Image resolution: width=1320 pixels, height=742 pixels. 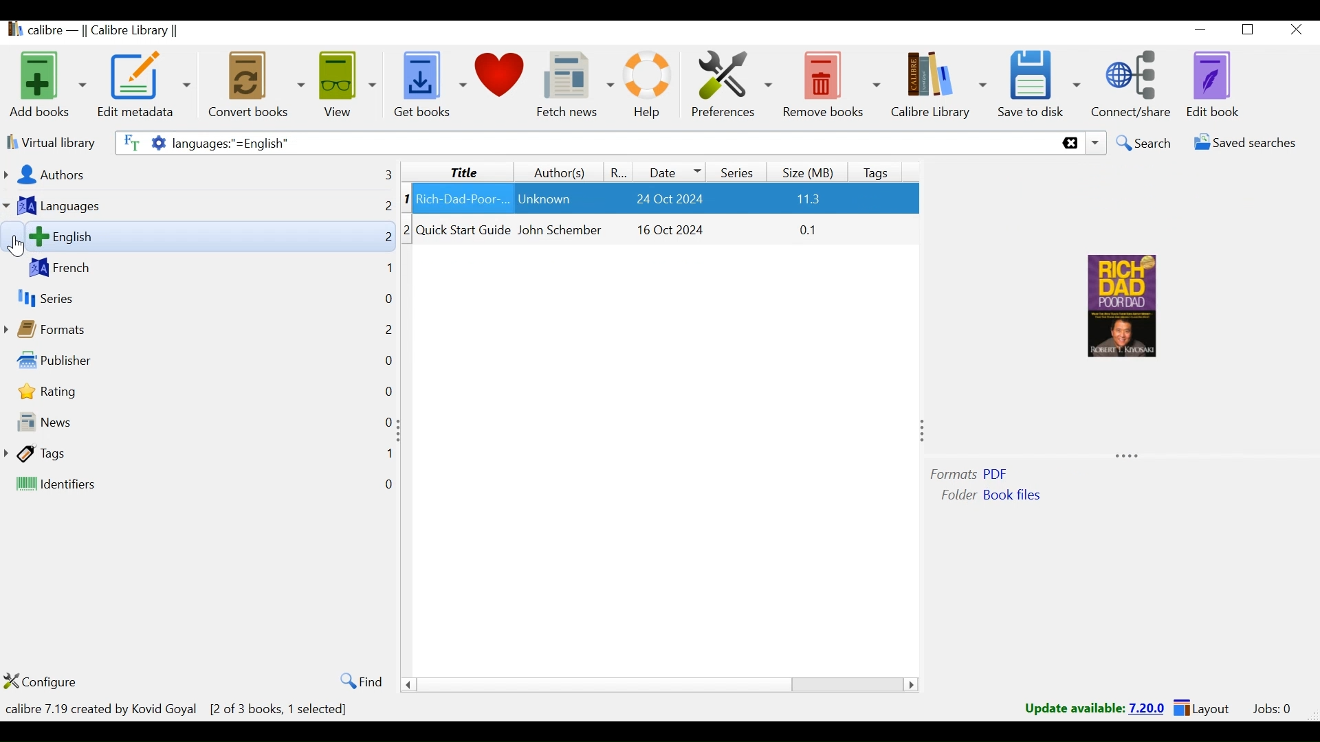 What do you see at coordinates (666, 199) in the screenshot?
I see `pere riche, pére... Robert T. Kiy... 24 0ct 2024 11 Econo...` at bounding box center [666, 199].